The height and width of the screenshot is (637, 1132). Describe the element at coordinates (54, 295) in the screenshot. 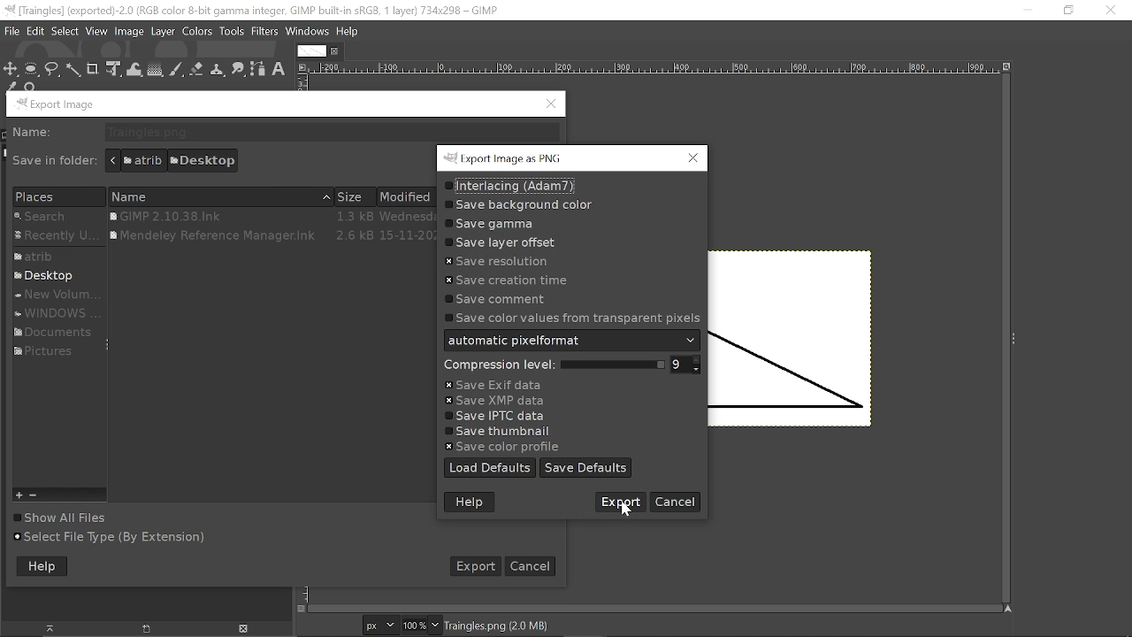

I see `folder` at that location.